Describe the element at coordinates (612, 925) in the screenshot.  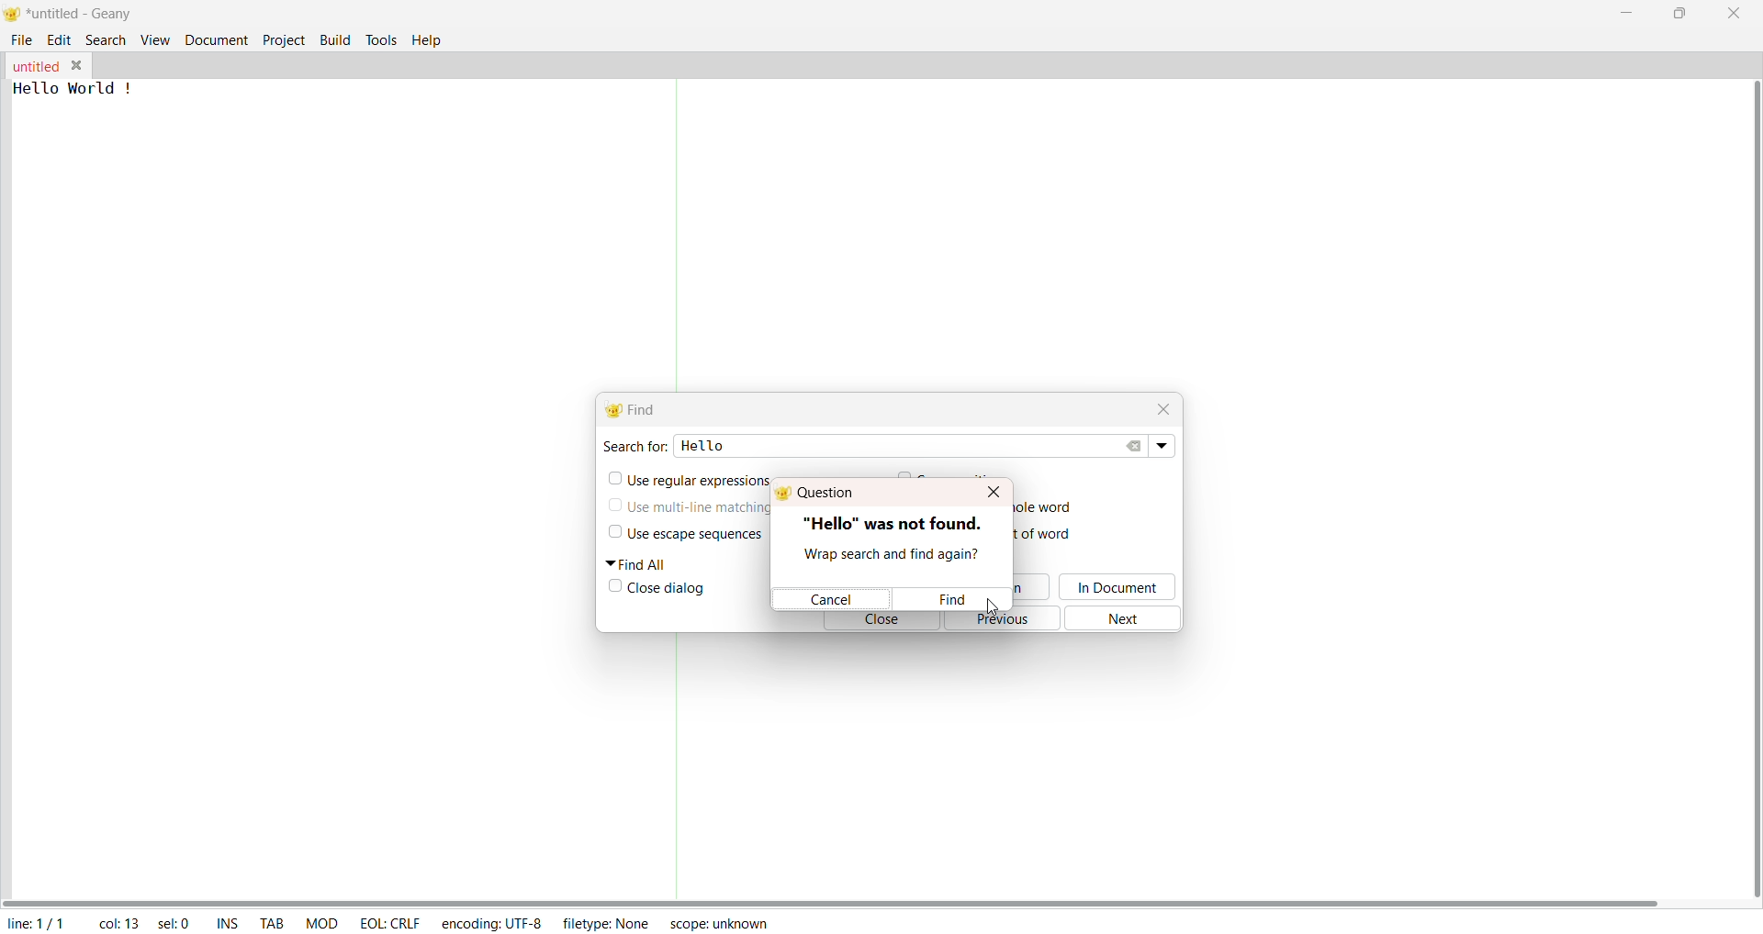
I see `Filtertype` at that location.